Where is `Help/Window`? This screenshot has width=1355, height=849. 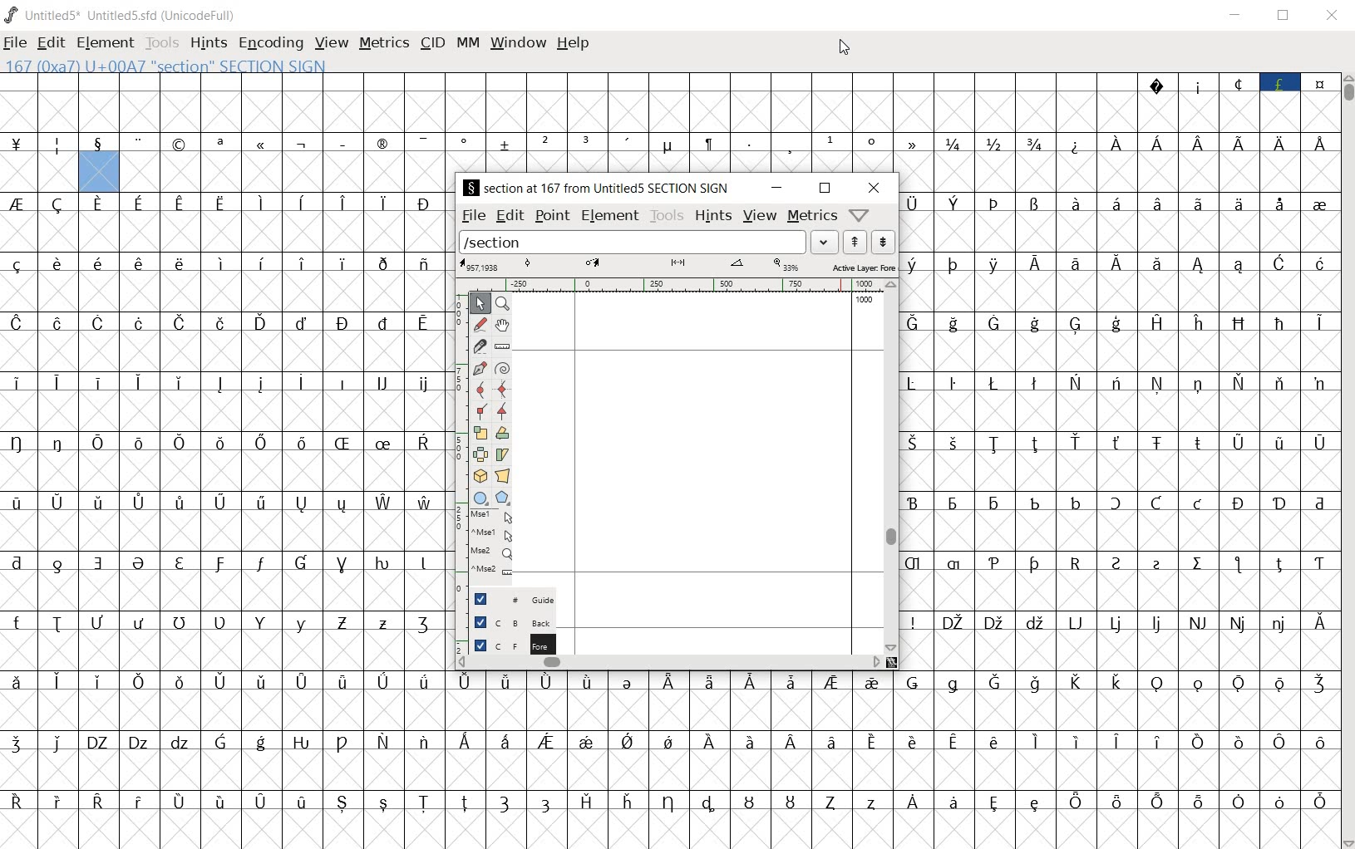
Help/Window is located at coordinates (860, 214).